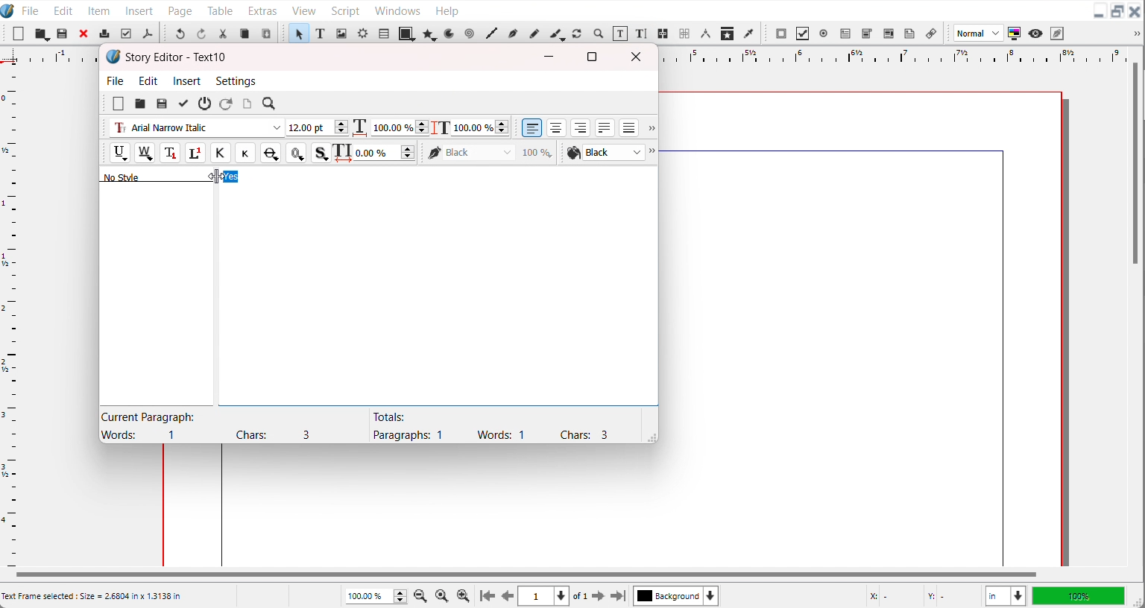 The width and height of the screenshot is (1145, 608). Describe the element at coordinates (1135, 12) in the screenshot. I see `Close` at that location.